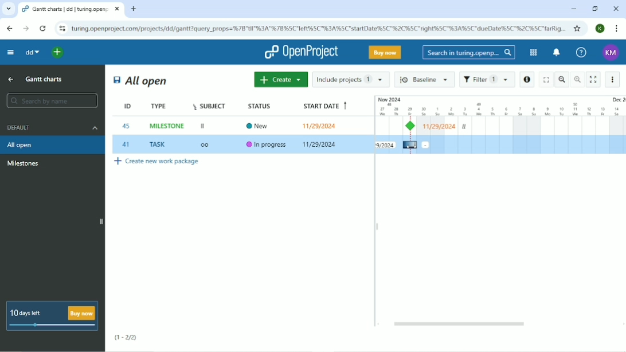 This screenshot has width=626, height=352. Describe the element at coordinates (31, 52) in the screenshot. I see `dd` at that location.